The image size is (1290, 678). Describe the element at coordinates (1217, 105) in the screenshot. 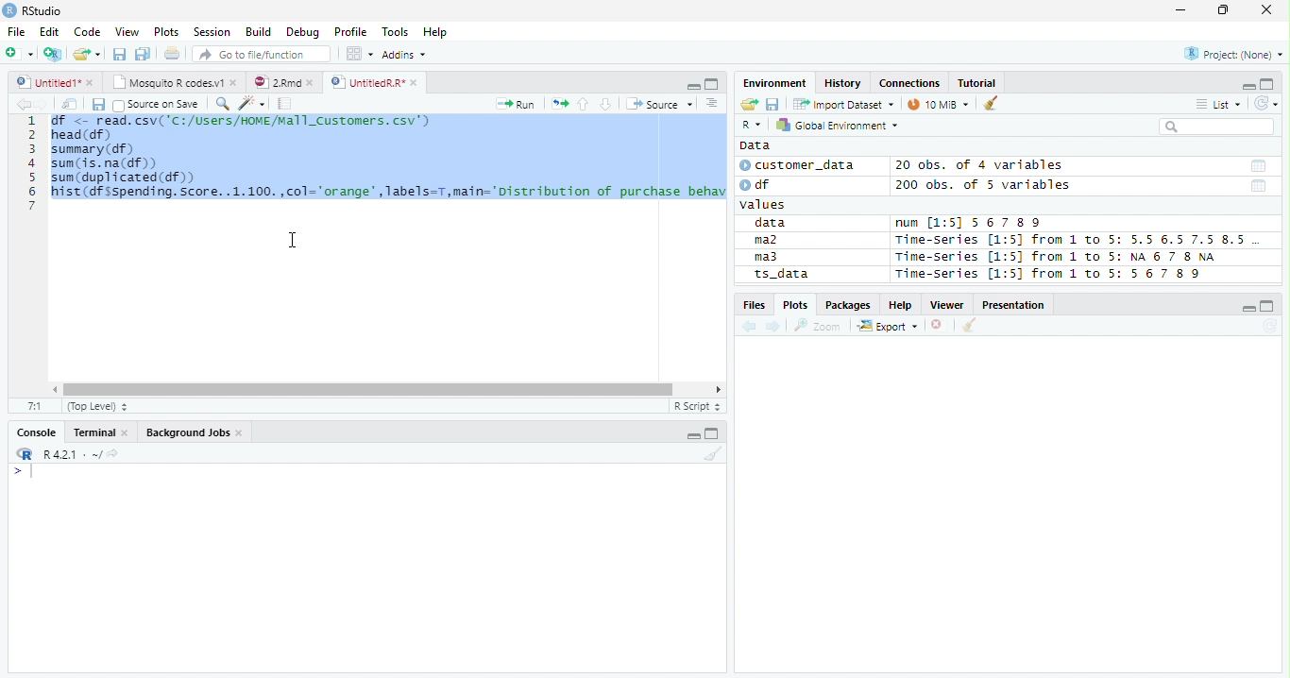

I see `List` at that location.